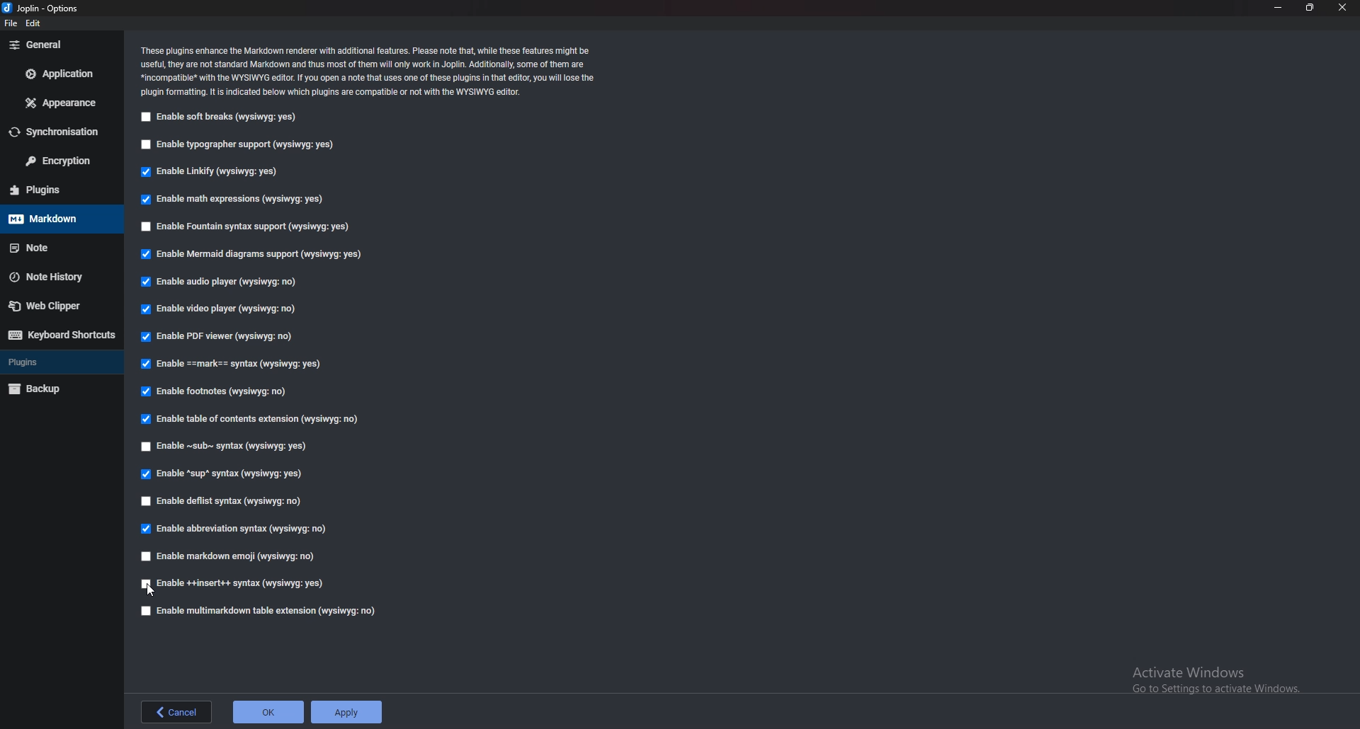  I want to click on appearance, so click(57, 103).